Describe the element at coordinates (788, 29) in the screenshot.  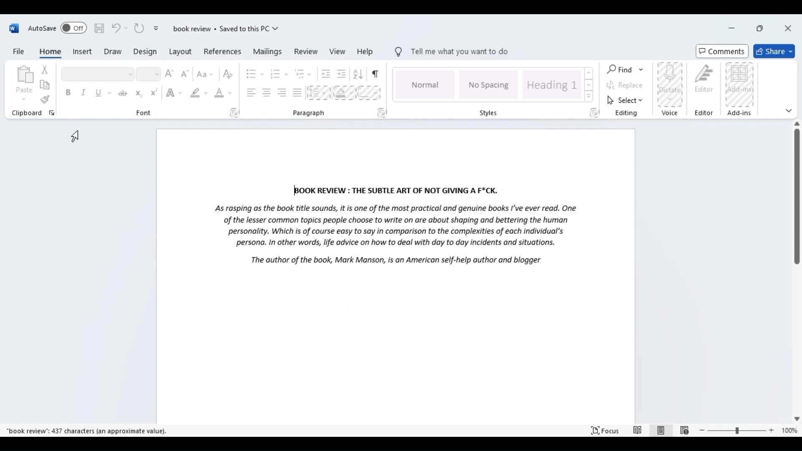
I see `close` at that location.